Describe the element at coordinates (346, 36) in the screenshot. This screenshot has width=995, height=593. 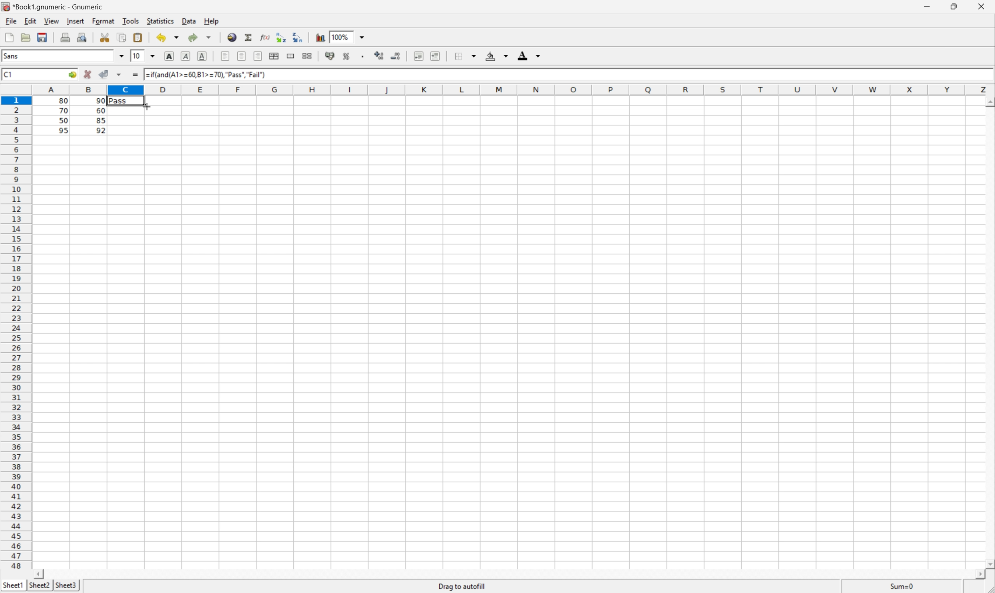
I see `100%` at that location.